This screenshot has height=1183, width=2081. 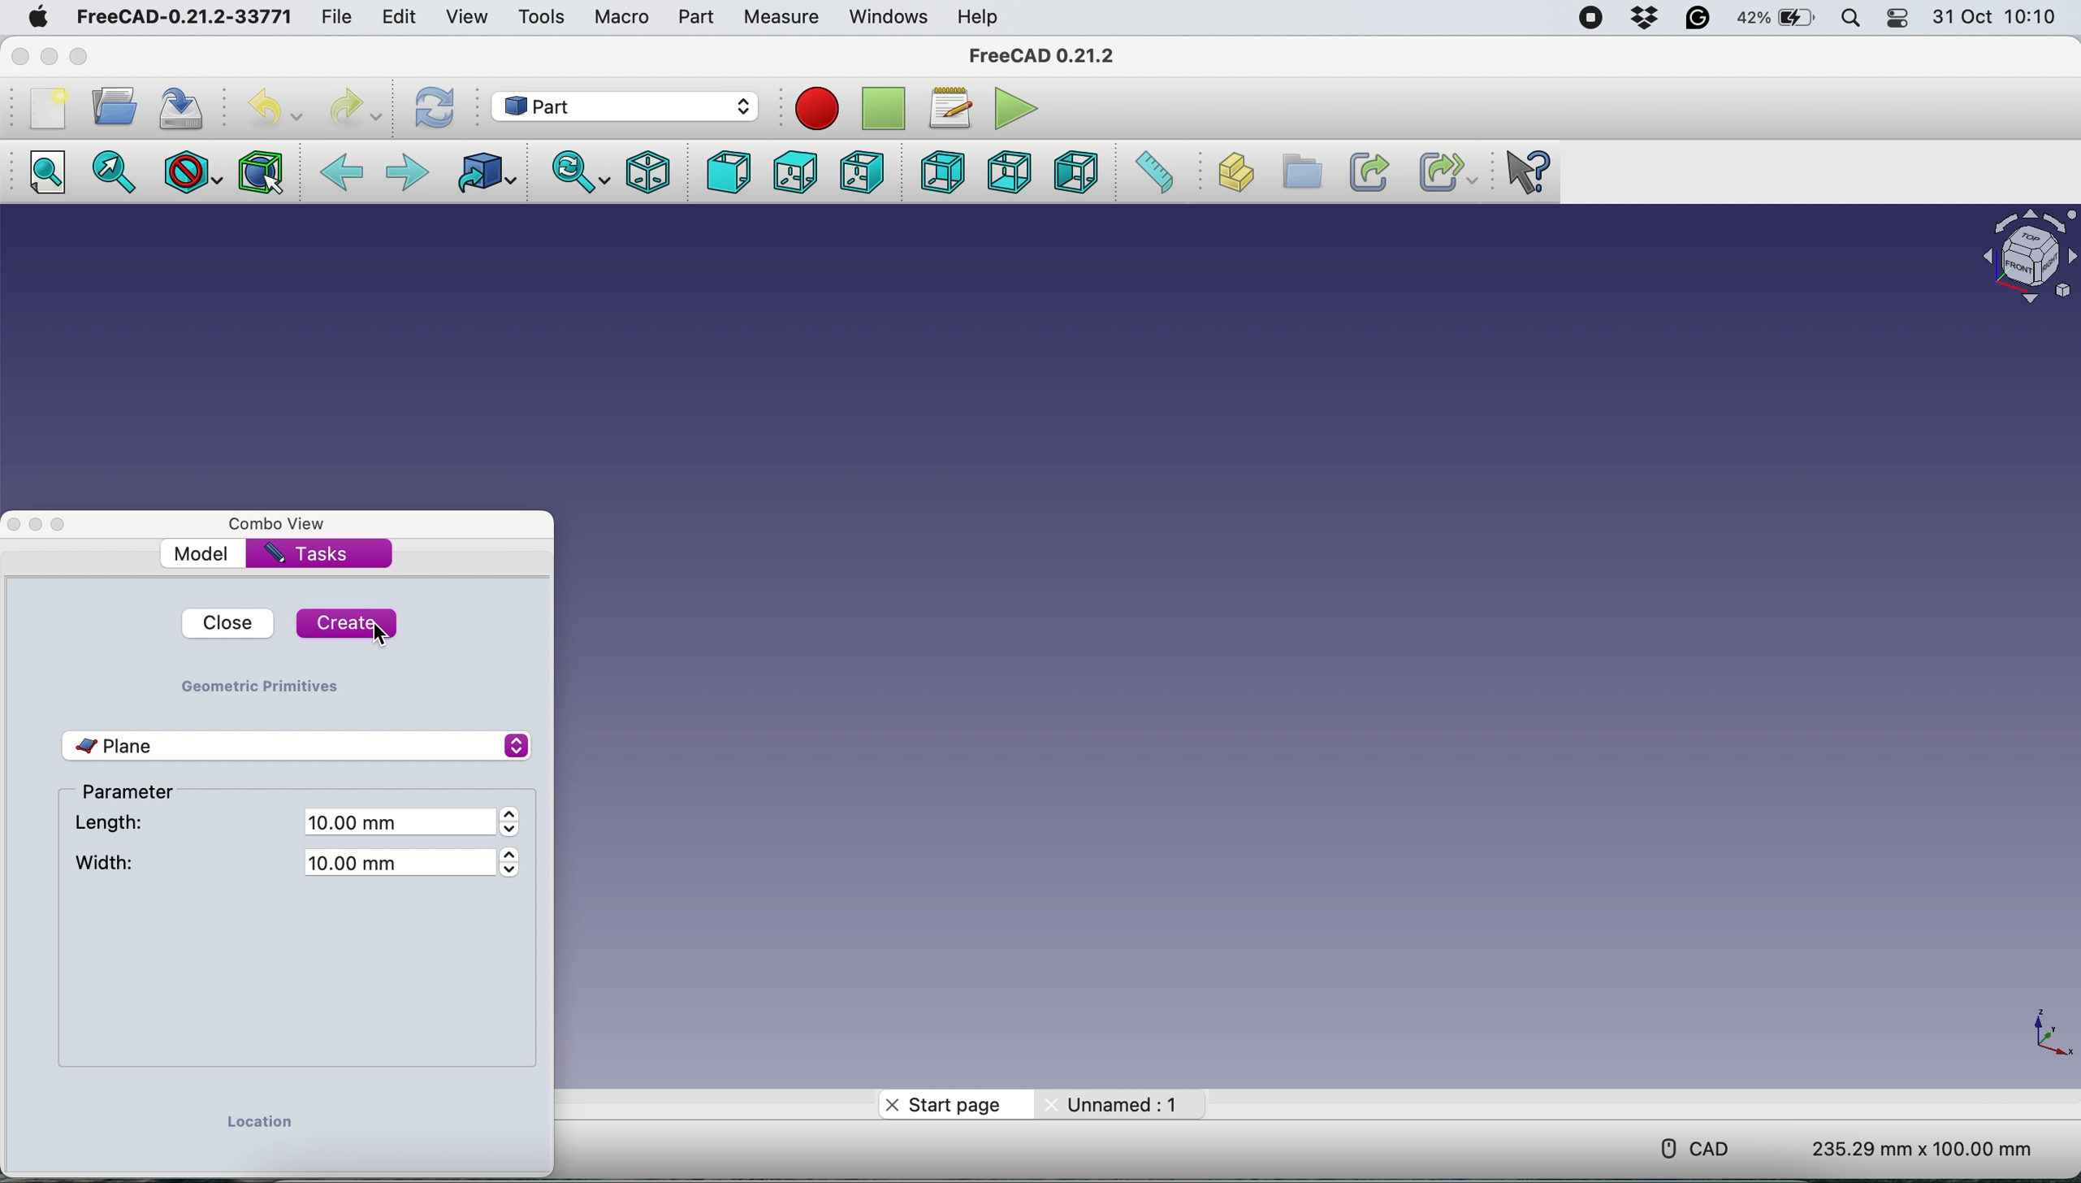 What do you see at coordinates (261, 173) in the screenshot?
I see `Bounding box` at bounding box center [261, 173].